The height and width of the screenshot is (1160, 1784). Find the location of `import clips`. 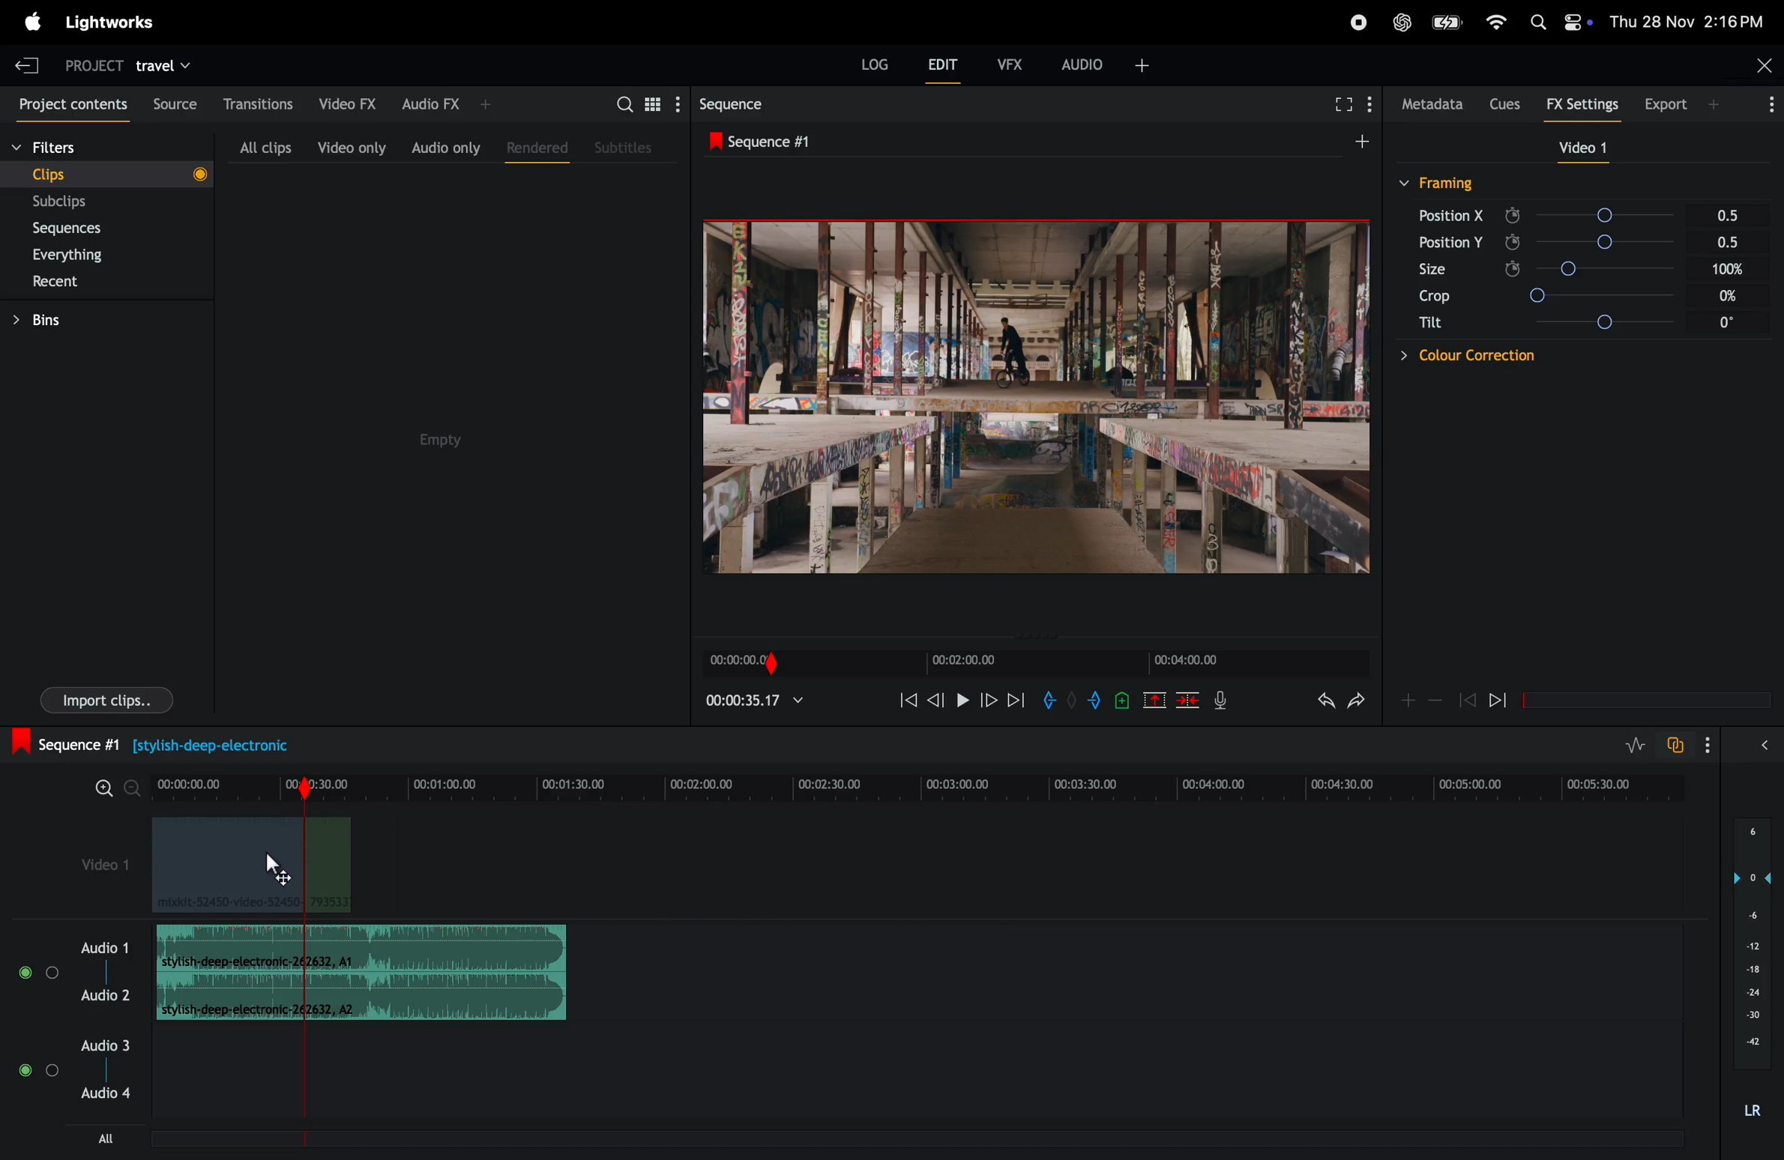

import clips is located at coordinates (100, 703).